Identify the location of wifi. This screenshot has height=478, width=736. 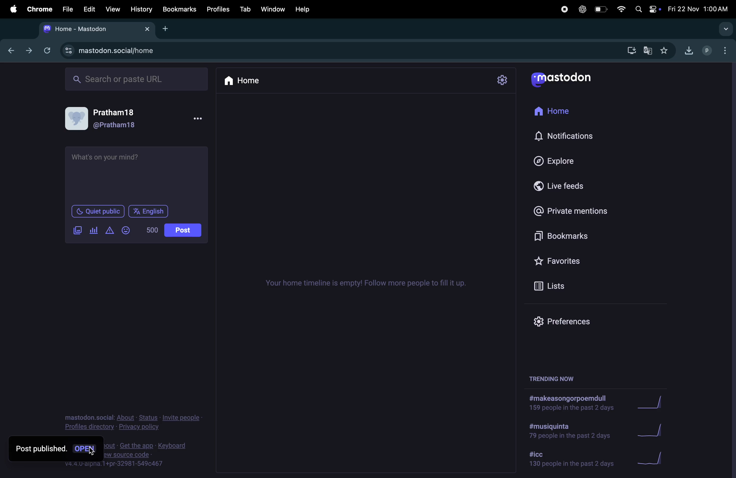
(620, 9).